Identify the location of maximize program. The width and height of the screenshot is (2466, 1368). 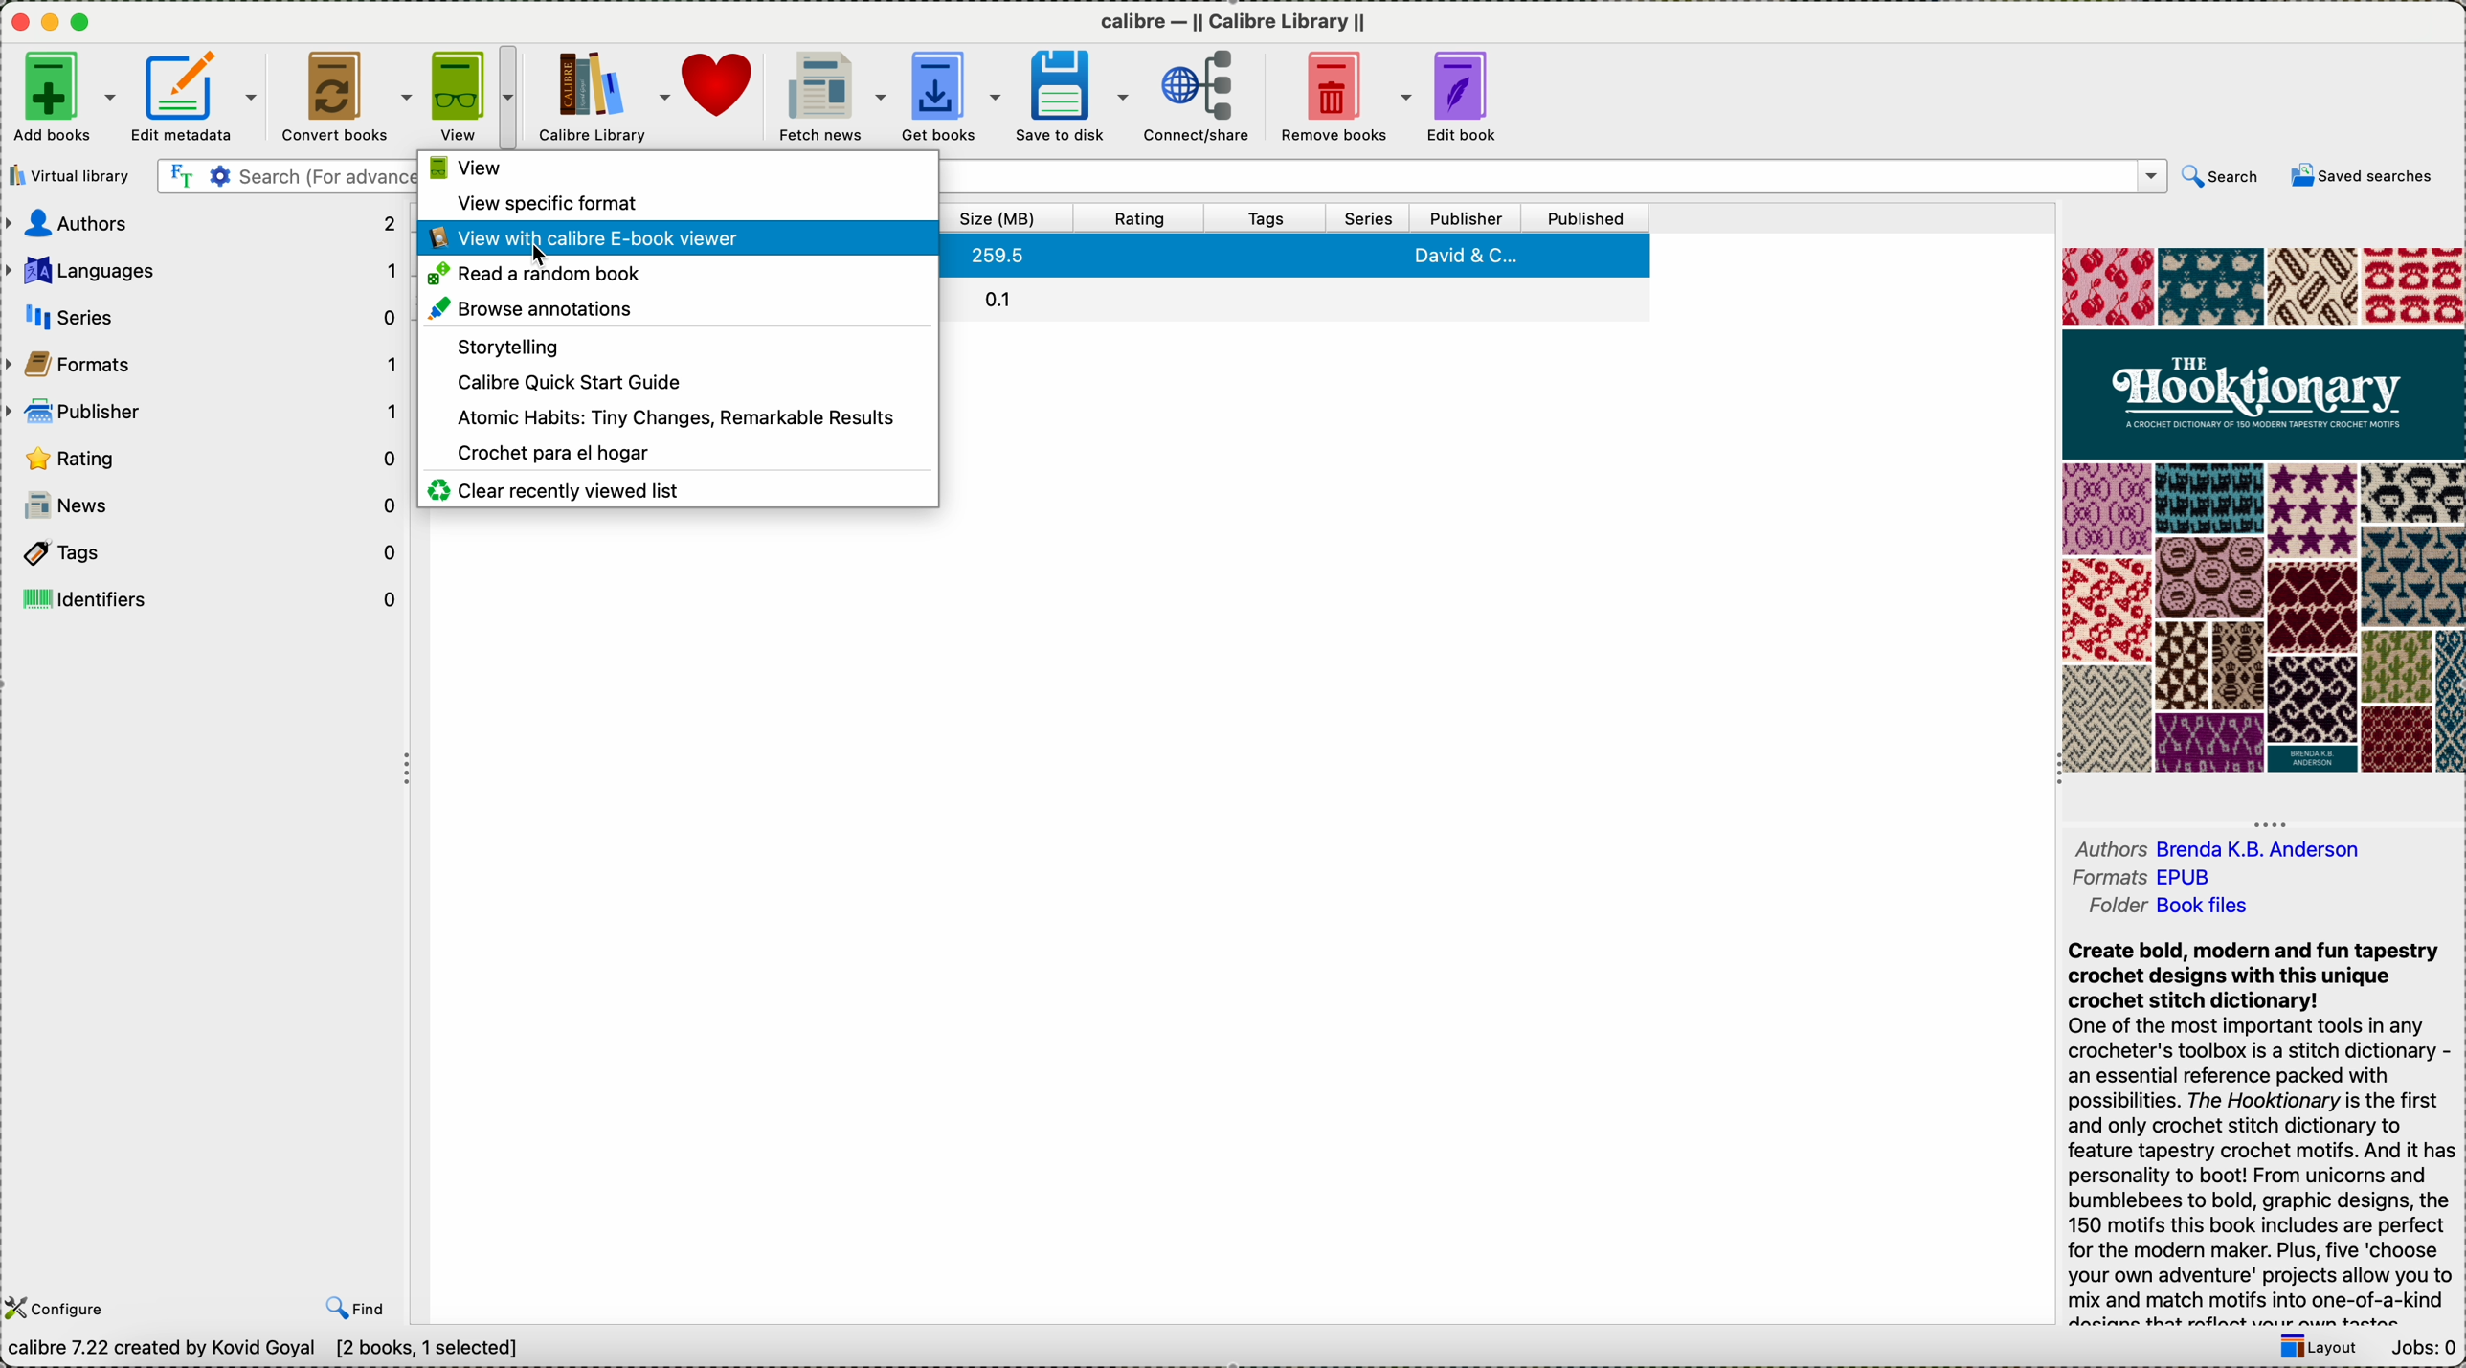
(81, 23).